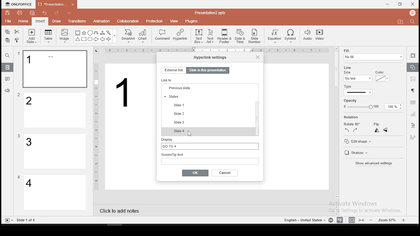 The image size is (420, 236). I want to click on , so click(218, 51).